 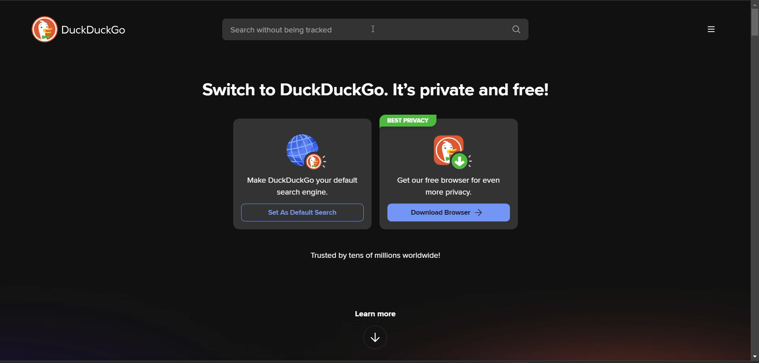 I want to click on learn more, so click(x=376, y=313).